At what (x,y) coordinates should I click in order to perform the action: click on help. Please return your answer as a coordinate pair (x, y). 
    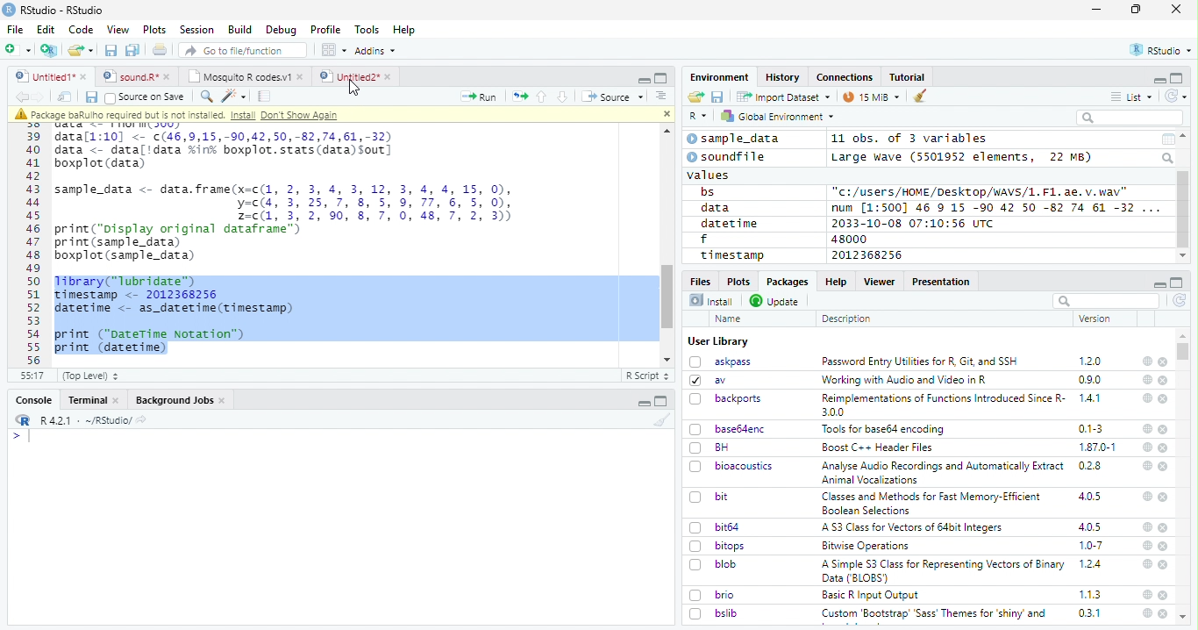
    Looking at the image, I should click on (1146, 361).